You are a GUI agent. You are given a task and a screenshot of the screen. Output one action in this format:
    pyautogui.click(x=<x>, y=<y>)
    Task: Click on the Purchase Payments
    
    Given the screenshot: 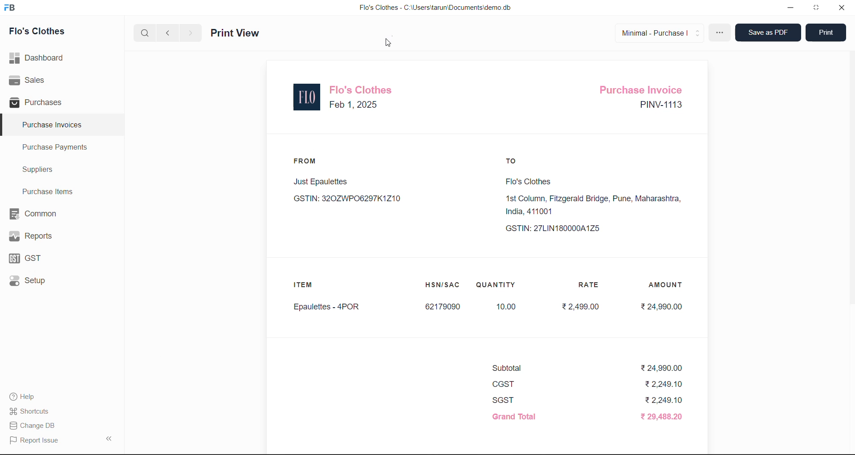 What is the action you would take?
    pyautogui.click(x=58, y=147)
    